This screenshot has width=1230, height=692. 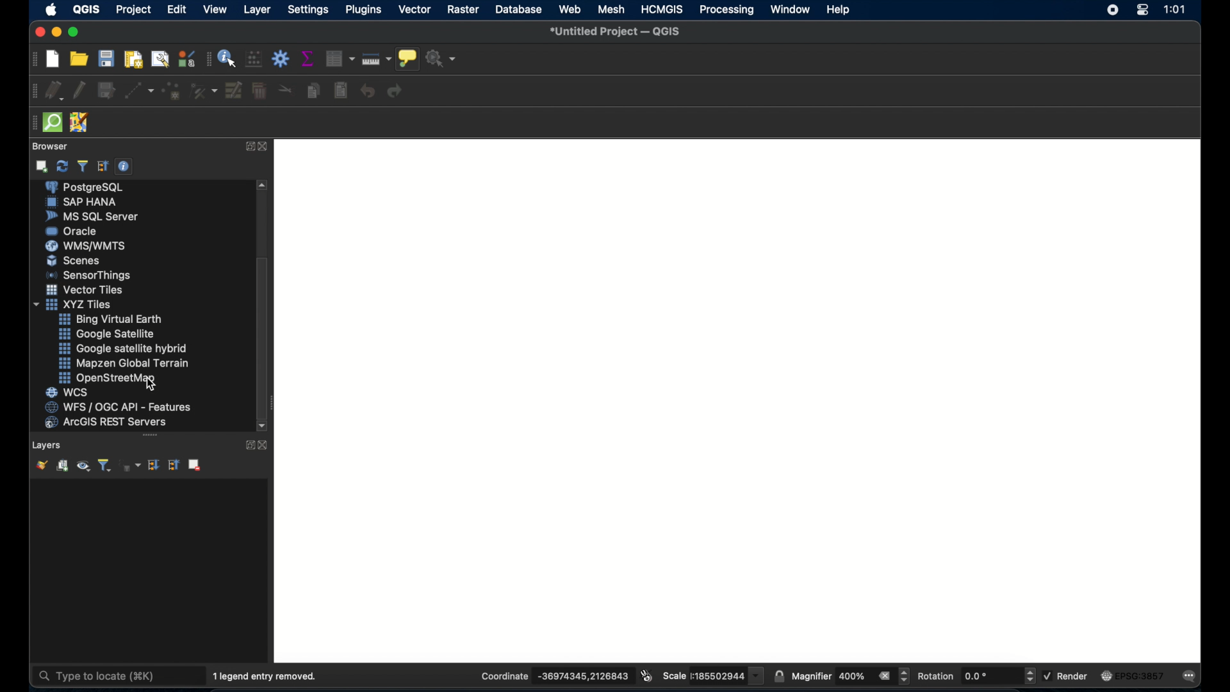 What do you see at coordinates (285, 88) in the screenshot?
I see `cut features` at bounding box center [285, 88].